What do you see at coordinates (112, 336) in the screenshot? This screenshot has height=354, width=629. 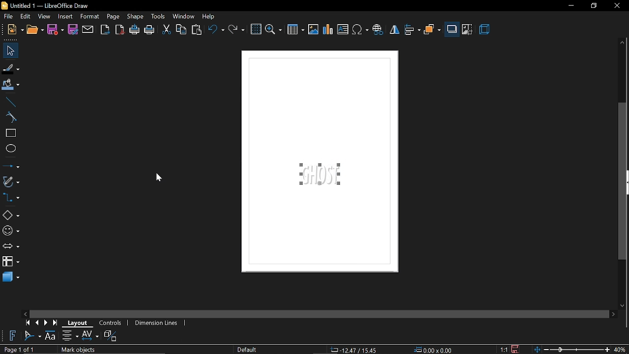 I see `toggle extrusion` at bounding box center [112, 336].